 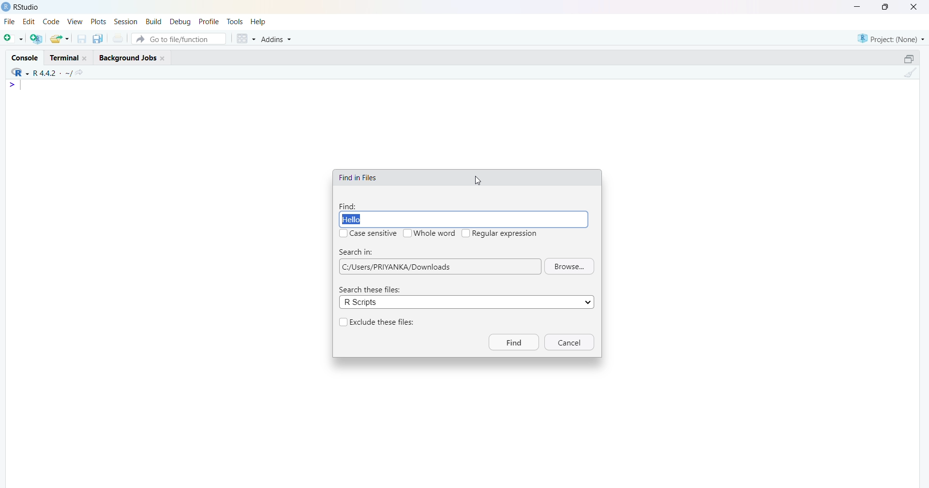 I want to click on code, so click(x=51, y=21).